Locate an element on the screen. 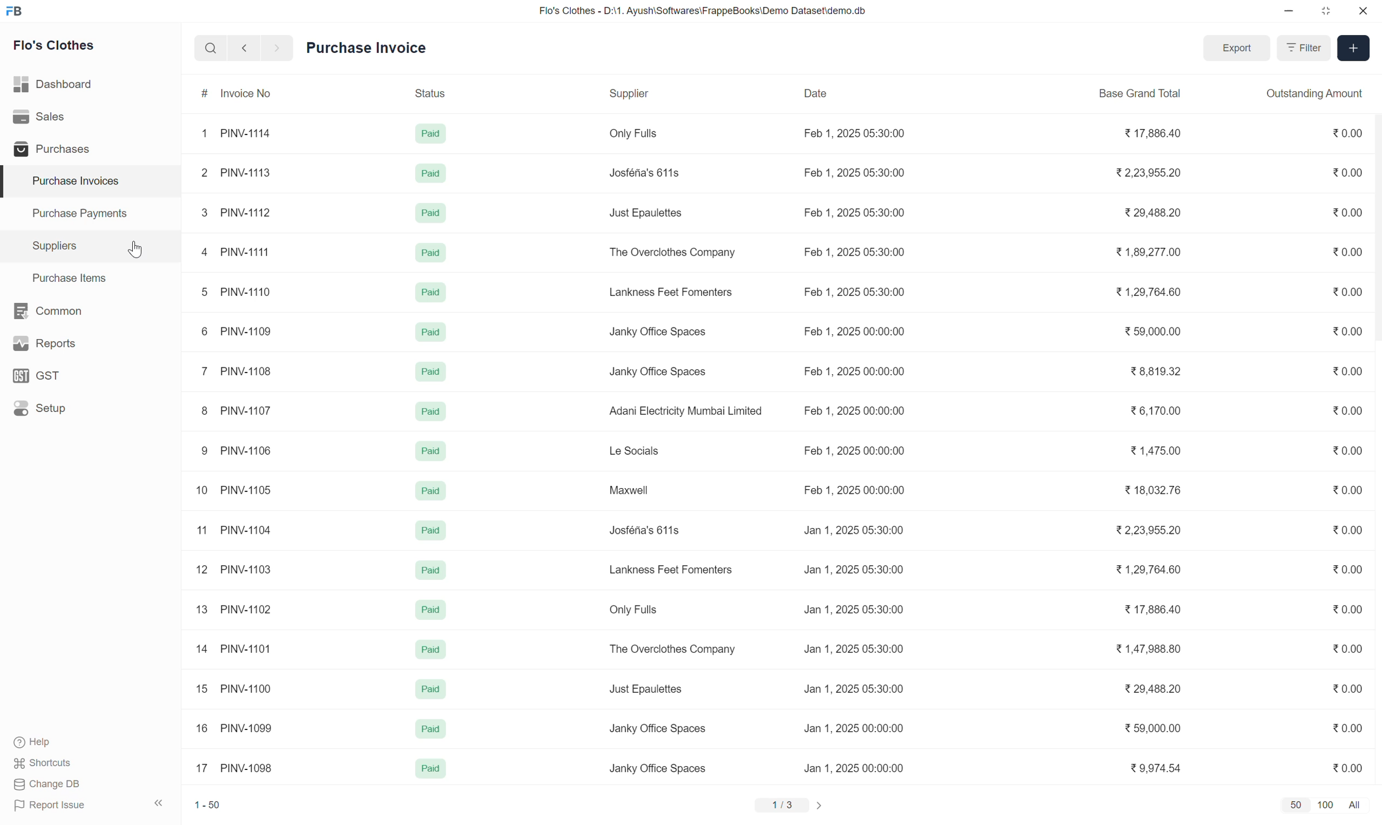  PINV-1108 is located at coordinates (247, 371).